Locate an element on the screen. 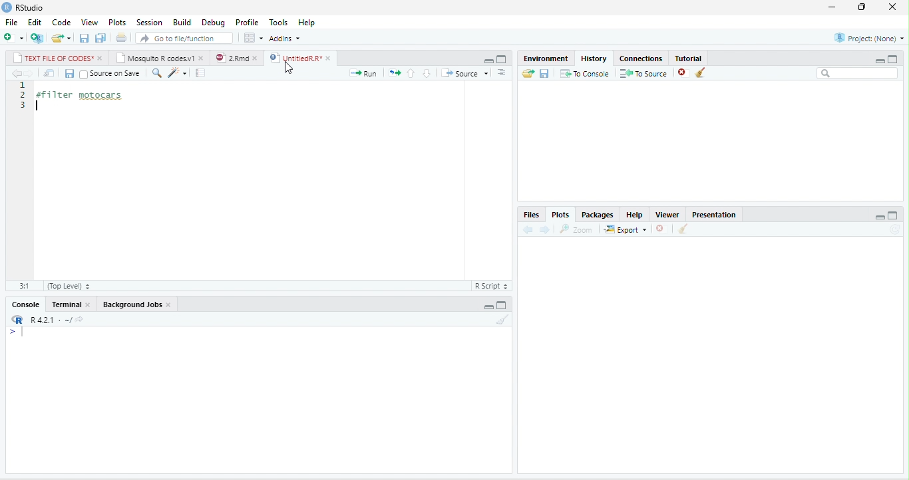  Console is located at coordinates (25, 304).